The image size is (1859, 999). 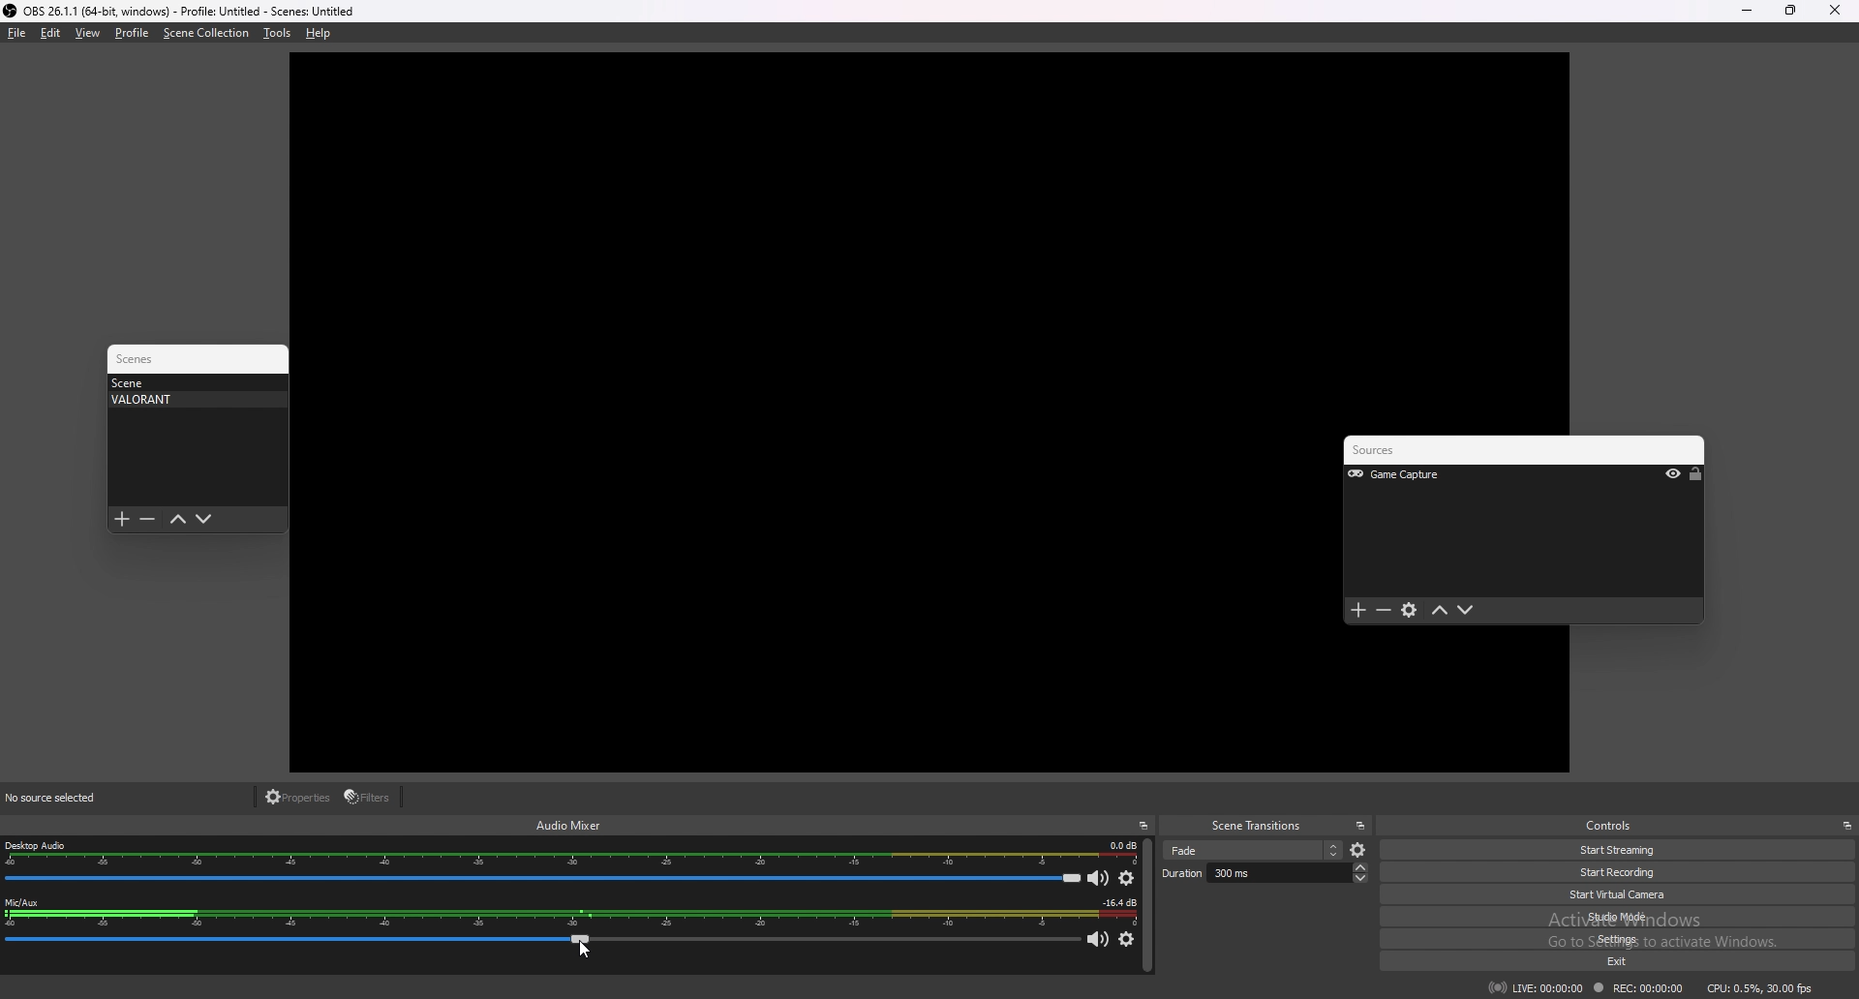 I want to click on pop out, so click(x=1846, y=826).